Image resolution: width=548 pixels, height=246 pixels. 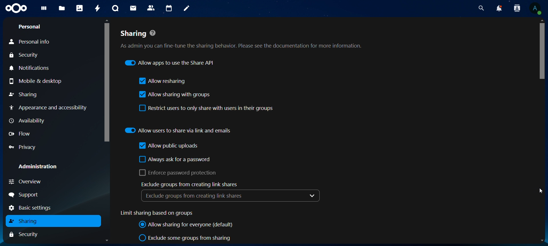 What do you see at coordinates (180, 159) in the screenshot?
I see `always ask for a password` at bounding box center [180, 159].